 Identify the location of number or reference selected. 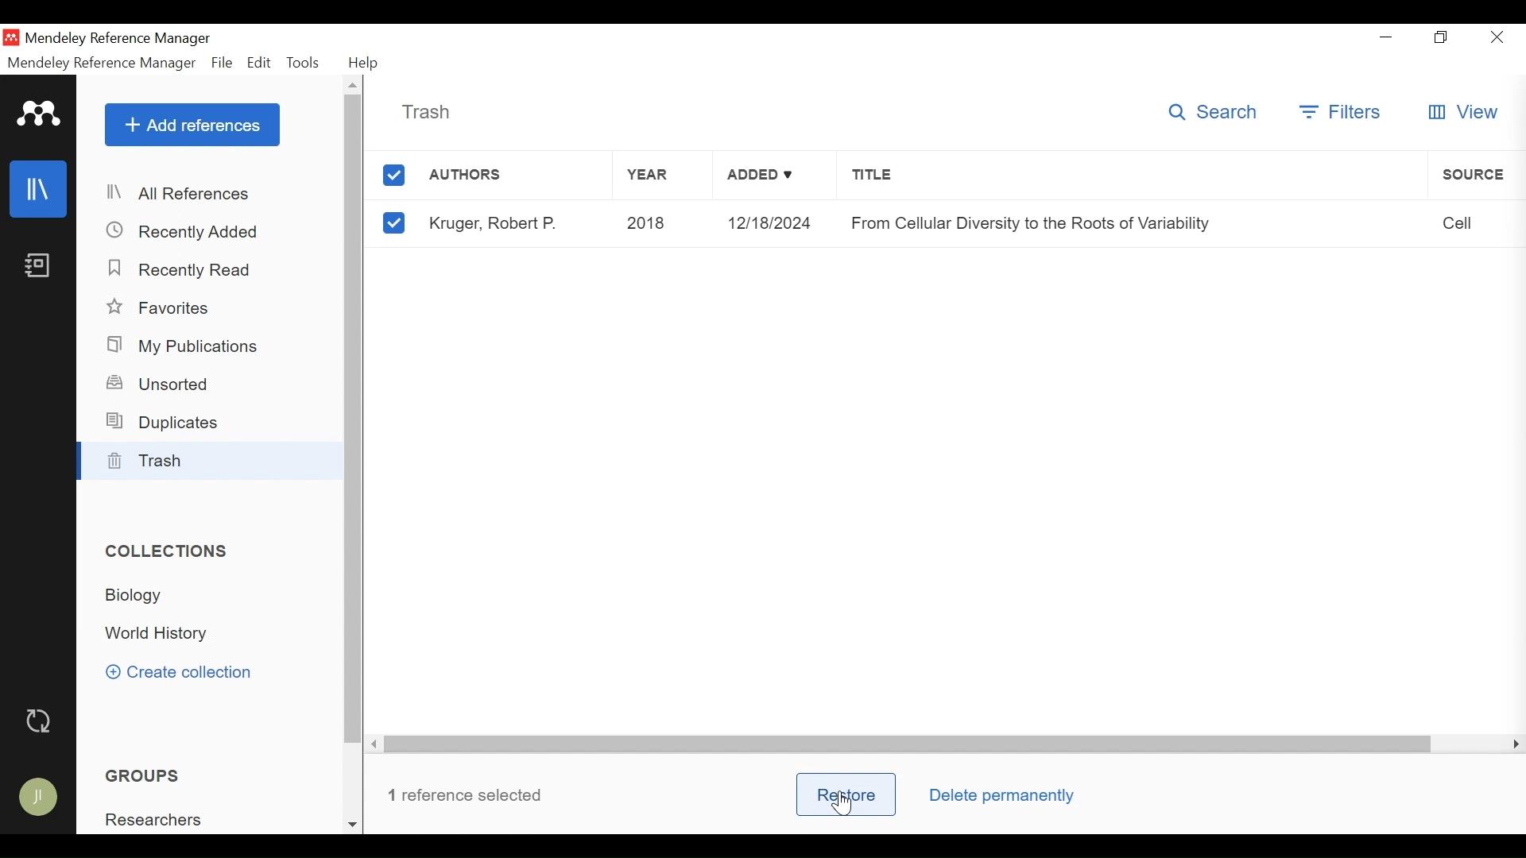
(474, 795).